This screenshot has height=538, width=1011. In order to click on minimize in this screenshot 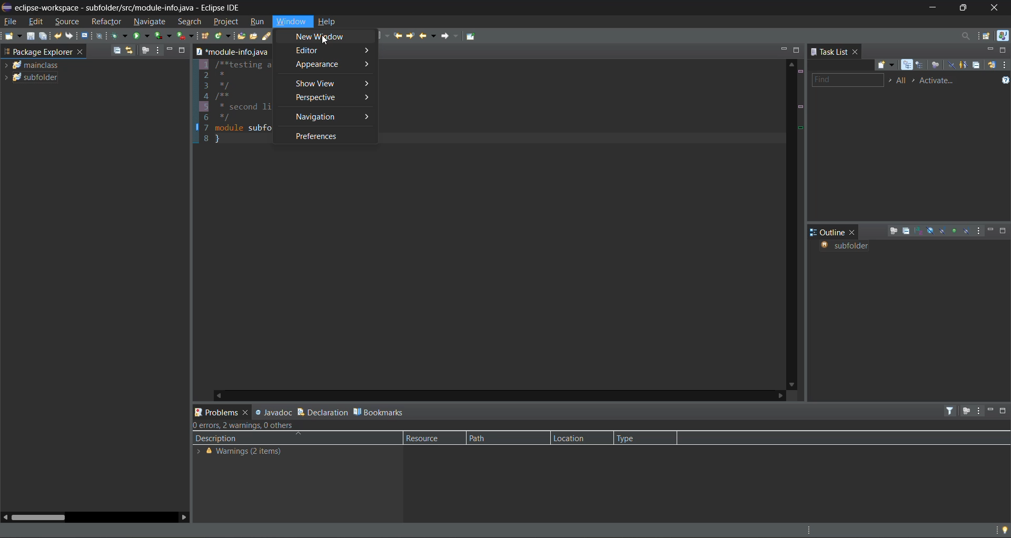, I will do `click(782, 49)`.